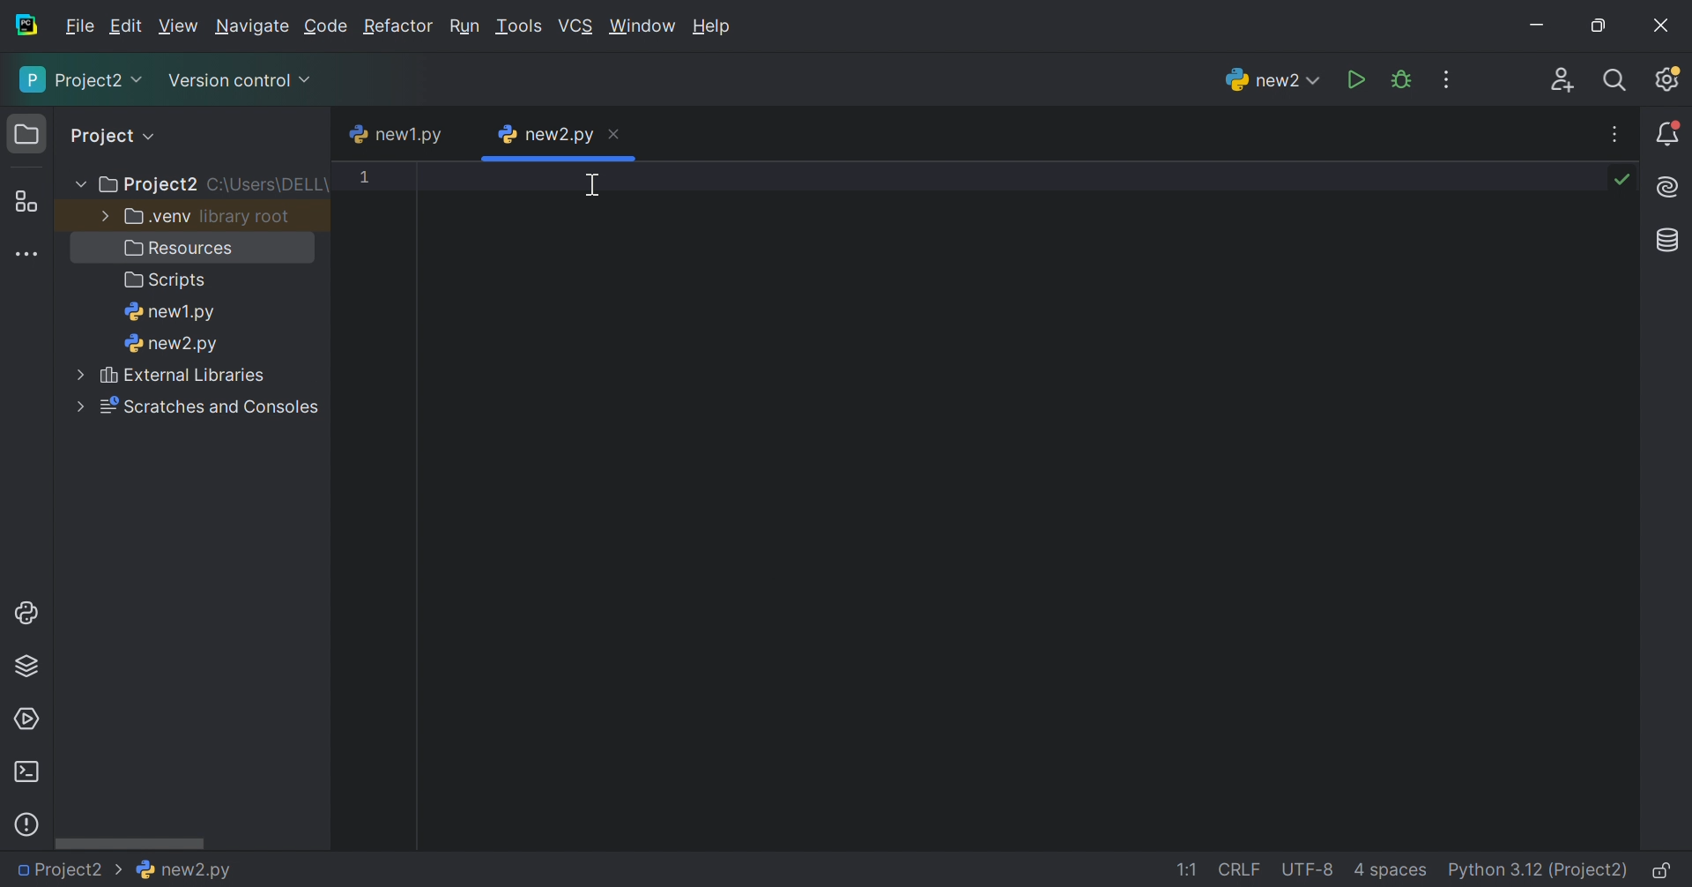  Describe the element at coordinates (27, 718) in the screenshot. I see `Services` at that location.